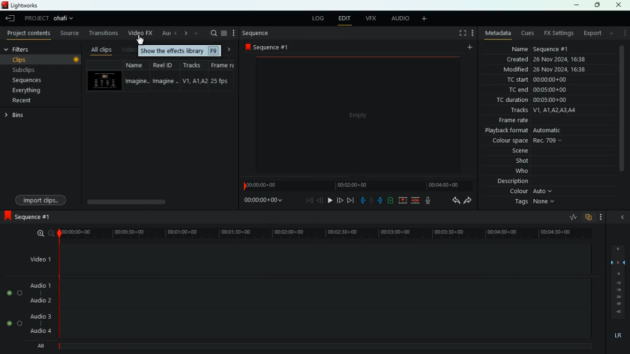 Image resolution: width=630 pixels, height=354 pixels. Describe the element at coordinates (339, 200) in the screenshot. I see `advance` at that location.